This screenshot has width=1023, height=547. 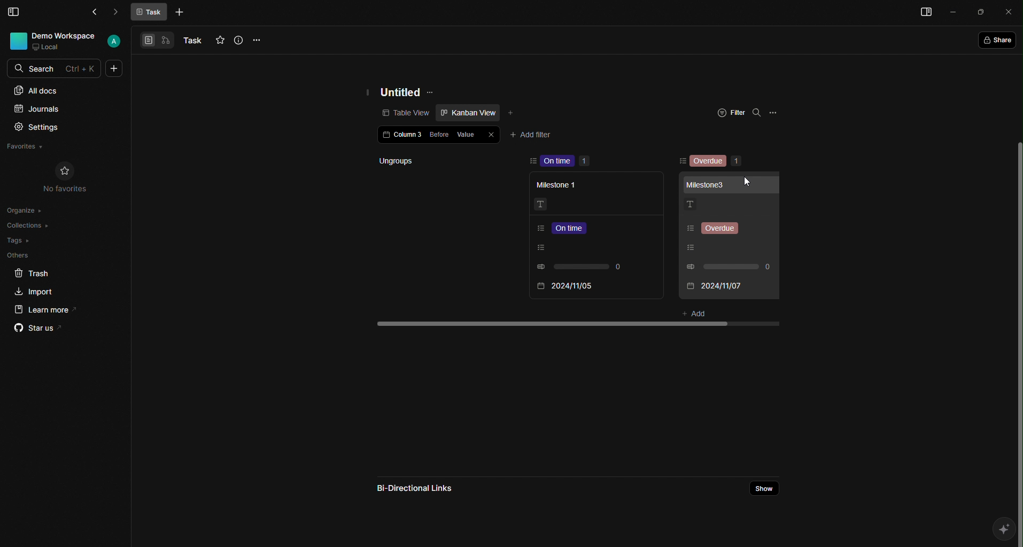 What do you see at coordinates (715, 229) in the screenshot?
I see `Listing` at bounding box center [715, 229].